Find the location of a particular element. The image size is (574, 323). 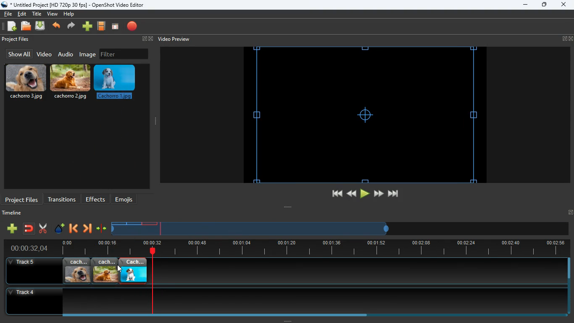

show all is located at coordinates (18, 54).